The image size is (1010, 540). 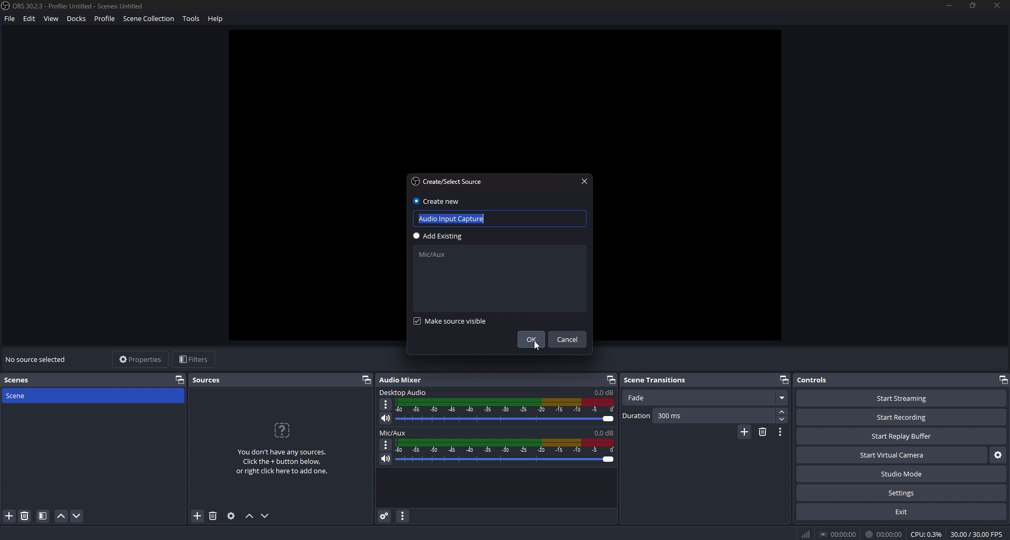 I want to click on close, so click(x=997, y=7).